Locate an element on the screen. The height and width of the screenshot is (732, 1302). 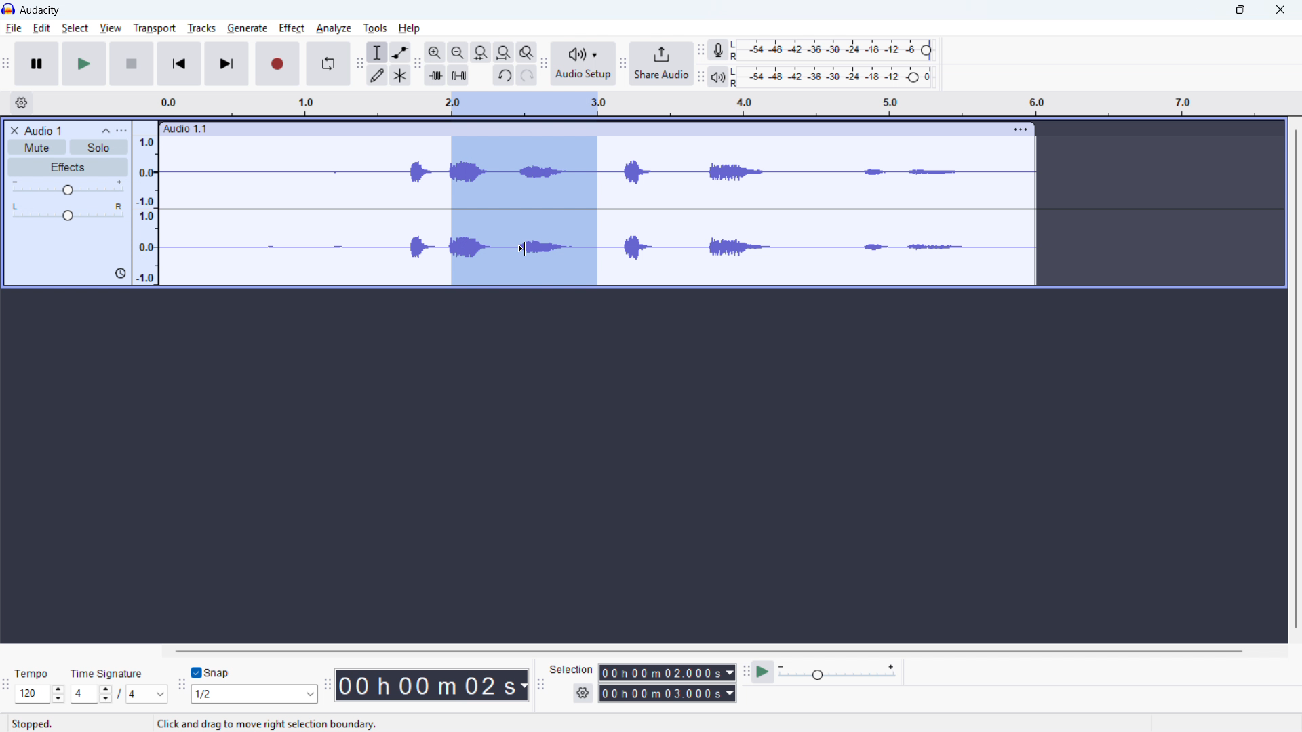
Draw tool is located at coordinates (378, 75).